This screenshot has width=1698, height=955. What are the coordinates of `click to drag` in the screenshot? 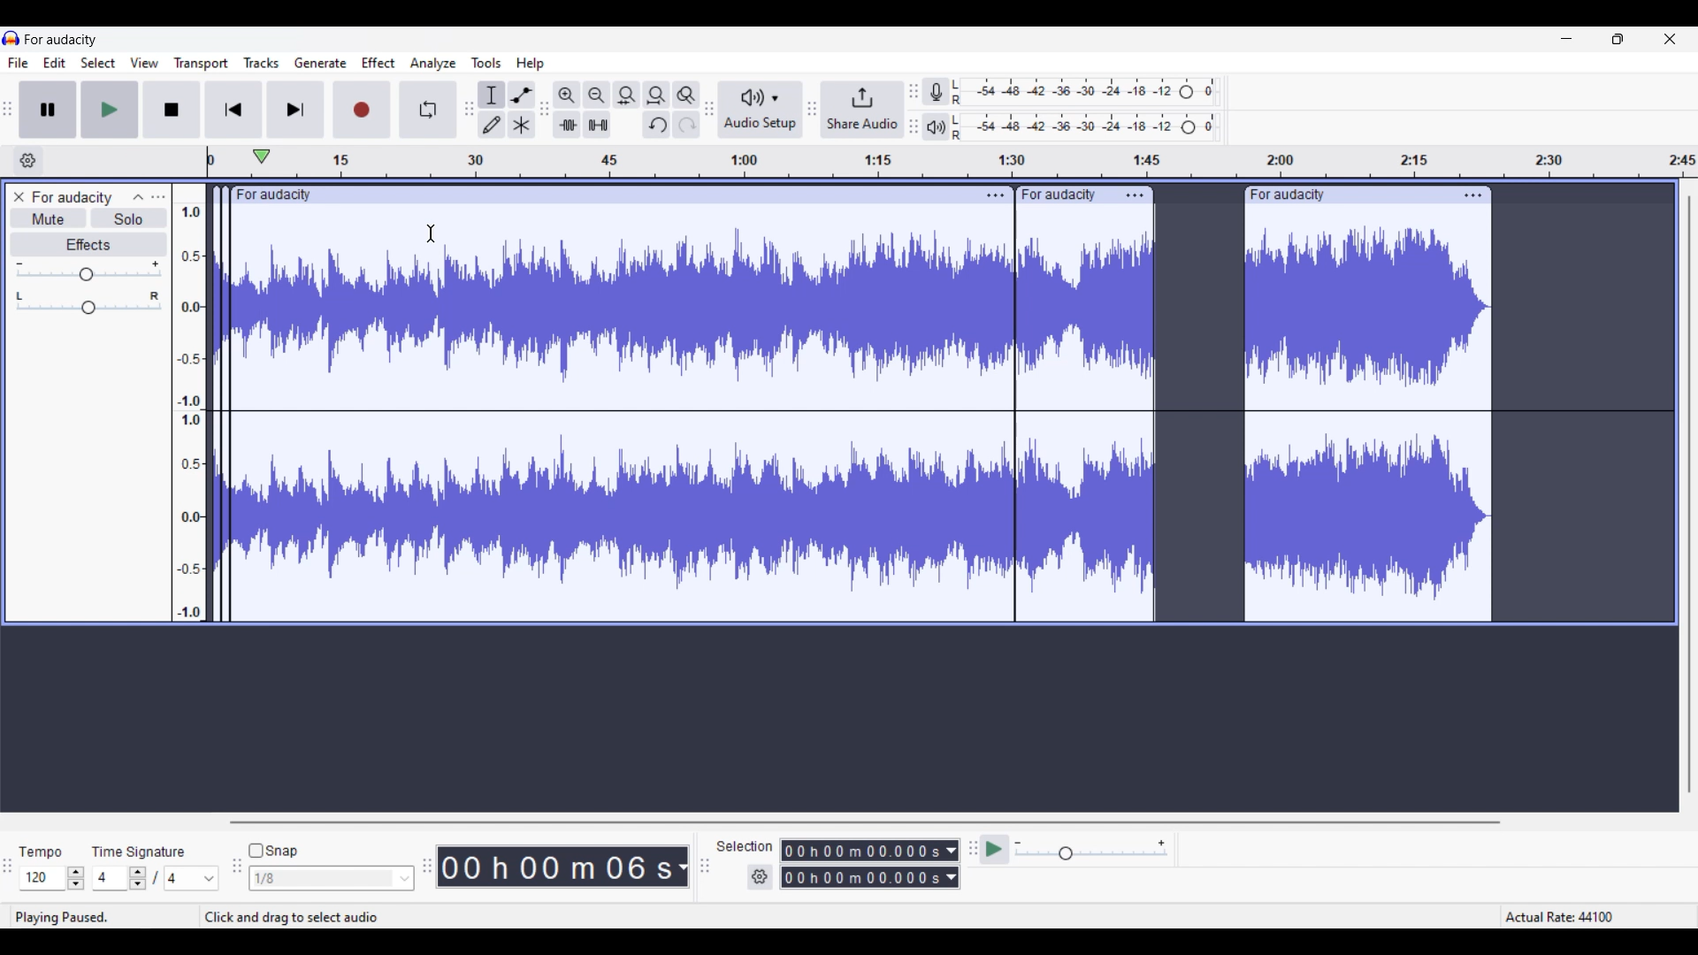 It's located at (1065, 194).